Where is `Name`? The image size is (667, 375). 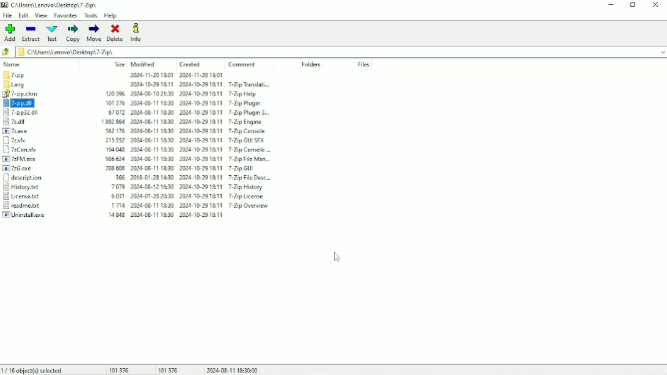
Name is located at coordinates (13, 64).